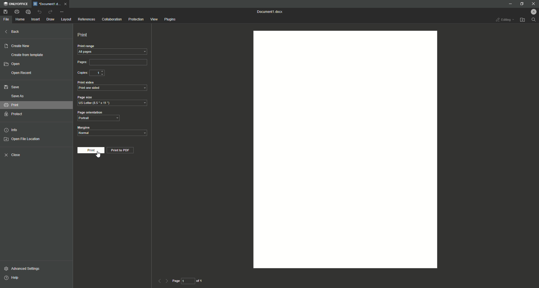 This screenshot has height=288, width=539. I want to click on Document 1, so click(269, 11).